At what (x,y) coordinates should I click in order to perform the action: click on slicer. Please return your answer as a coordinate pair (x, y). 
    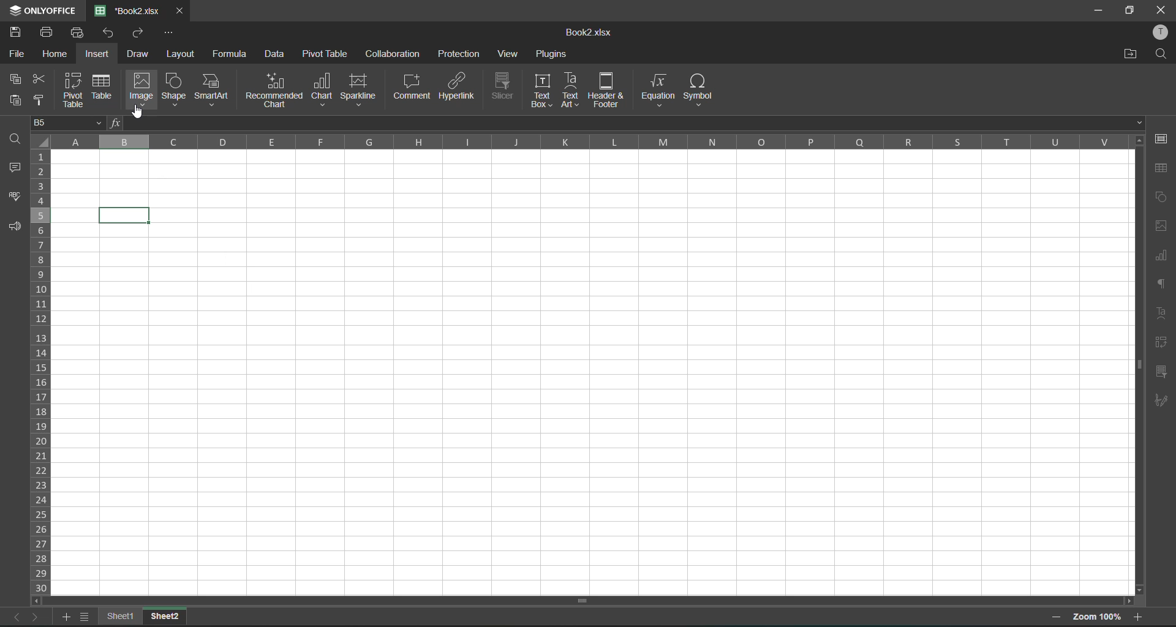
    Looking at the image, I should click on (504, 84).